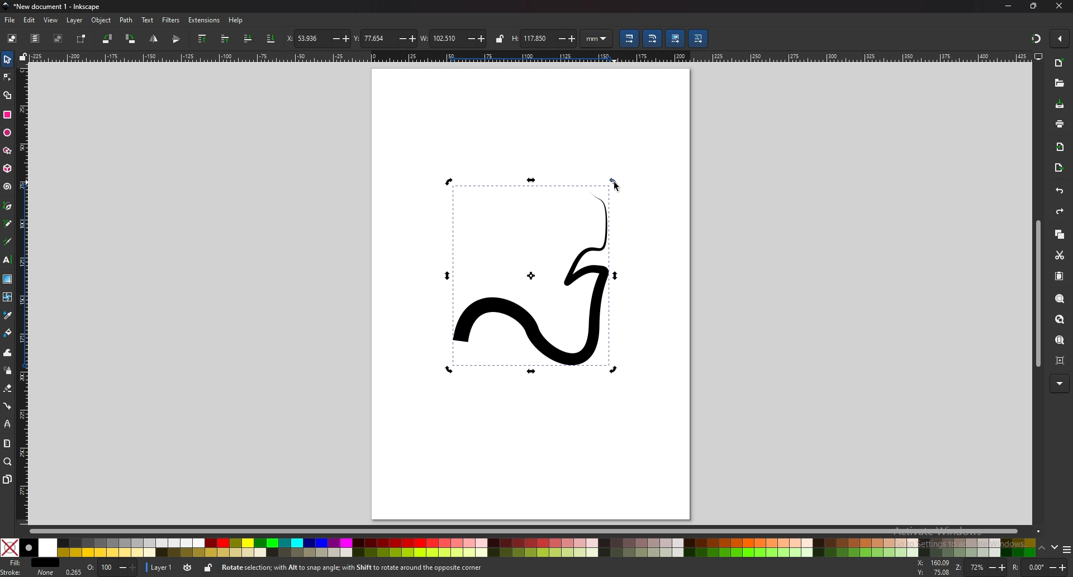 This screenshot has height=577, width=1073. What do you see at coordinates (652, 39) in the screenshot?
I see `scale radii` at bounding box center [652, 39].